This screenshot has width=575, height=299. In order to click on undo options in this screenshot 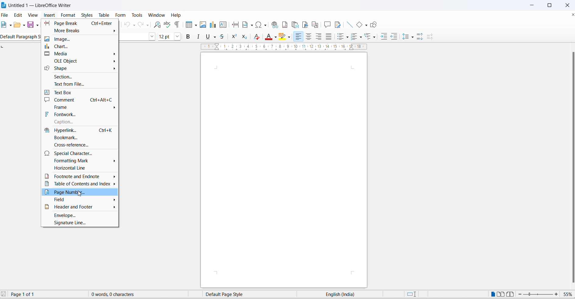, I will do `click(134, 26)`.